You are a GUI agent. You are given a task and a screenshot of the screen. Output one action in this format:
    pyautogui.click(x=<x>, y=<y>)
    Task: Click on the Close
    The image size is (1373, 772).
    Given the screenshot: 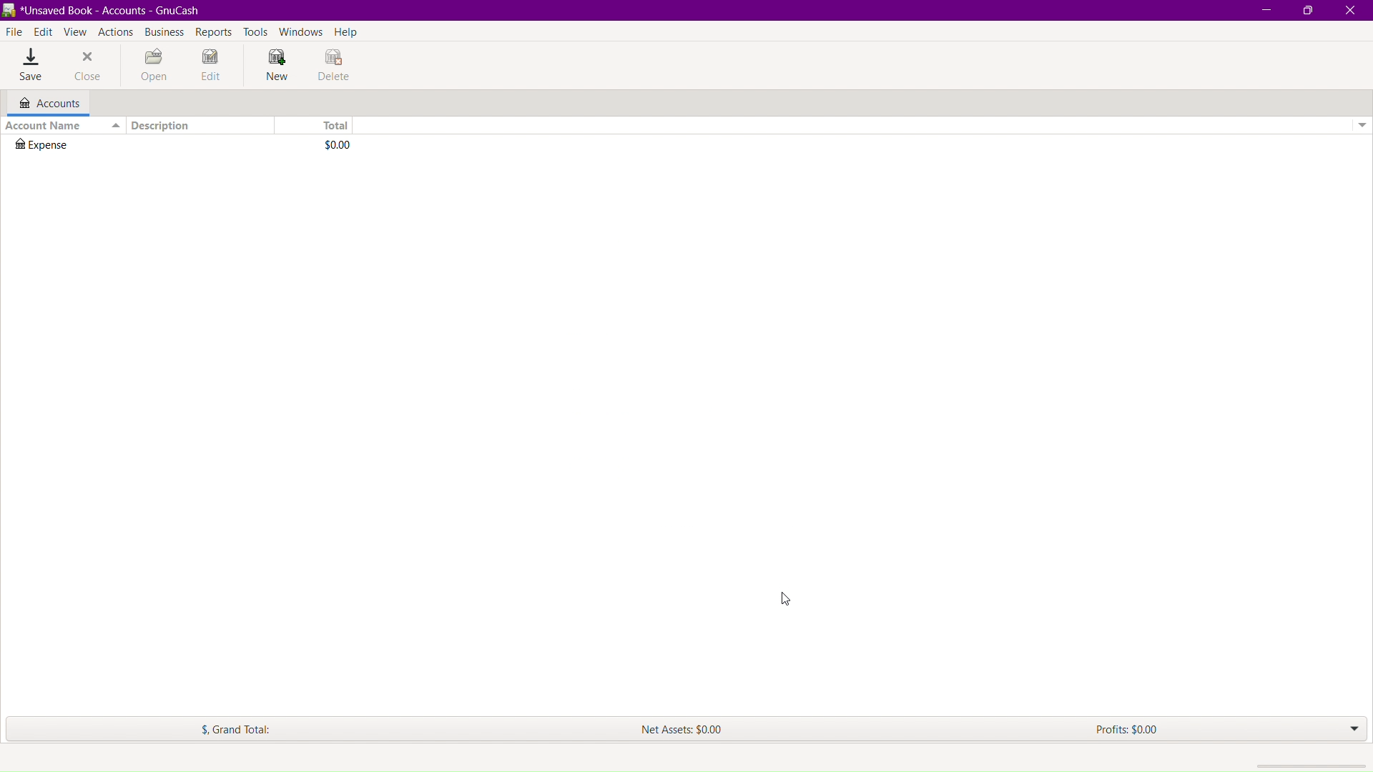 What is the action you would take?
    pyautogui.click(x=1351, y=11)
    